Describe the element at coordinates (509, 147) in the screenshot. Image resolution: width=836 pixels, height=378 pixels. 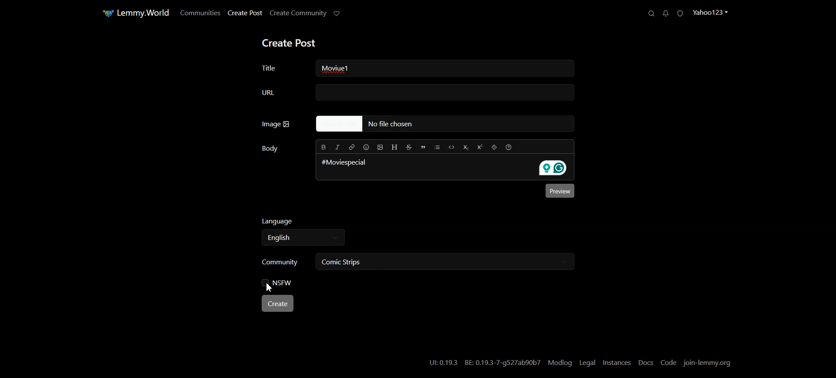
I see `Formatting help` at that location.